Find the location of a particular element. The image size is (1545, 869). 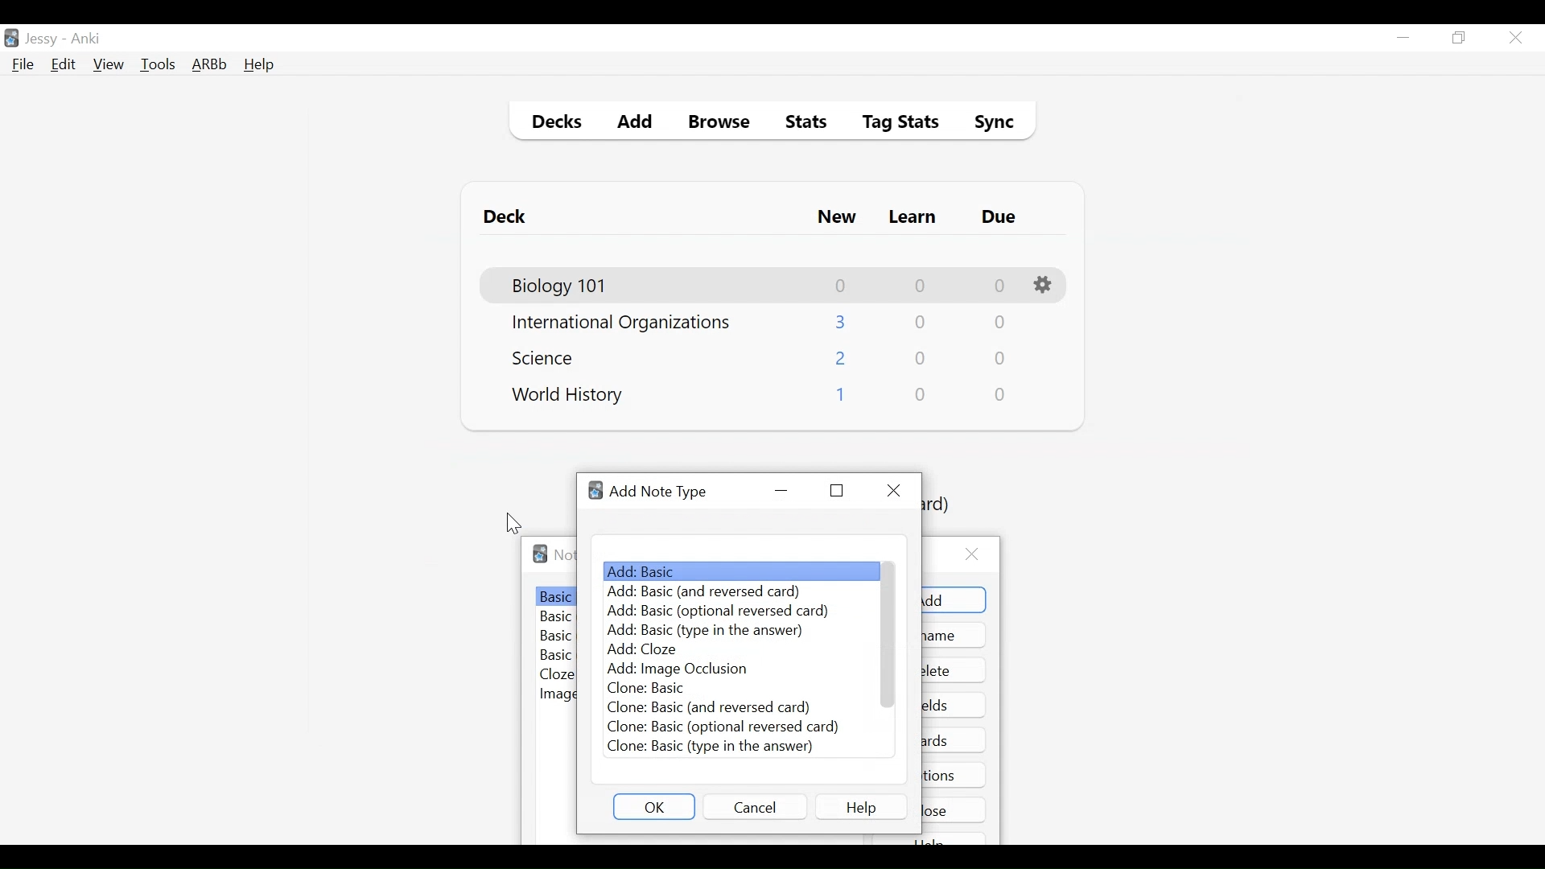

Add is located at coordinates (636, 124).